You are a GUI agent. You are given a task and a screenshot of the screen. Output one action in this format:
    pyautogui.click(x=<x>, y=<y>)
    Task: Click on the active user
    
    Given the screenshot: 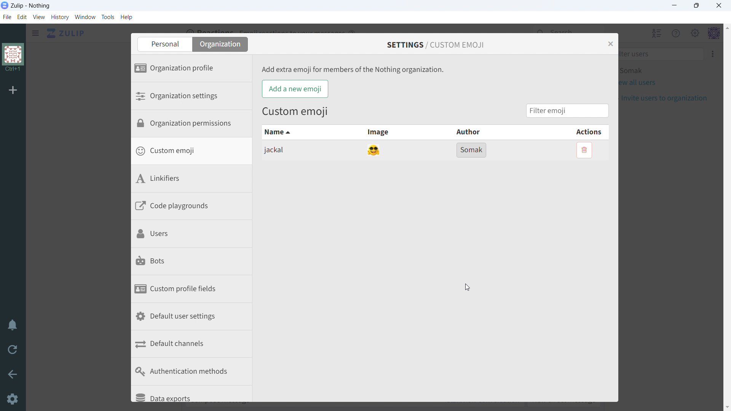 What is the action you would take?
    pyautogui.click(x=636, y=71)
    